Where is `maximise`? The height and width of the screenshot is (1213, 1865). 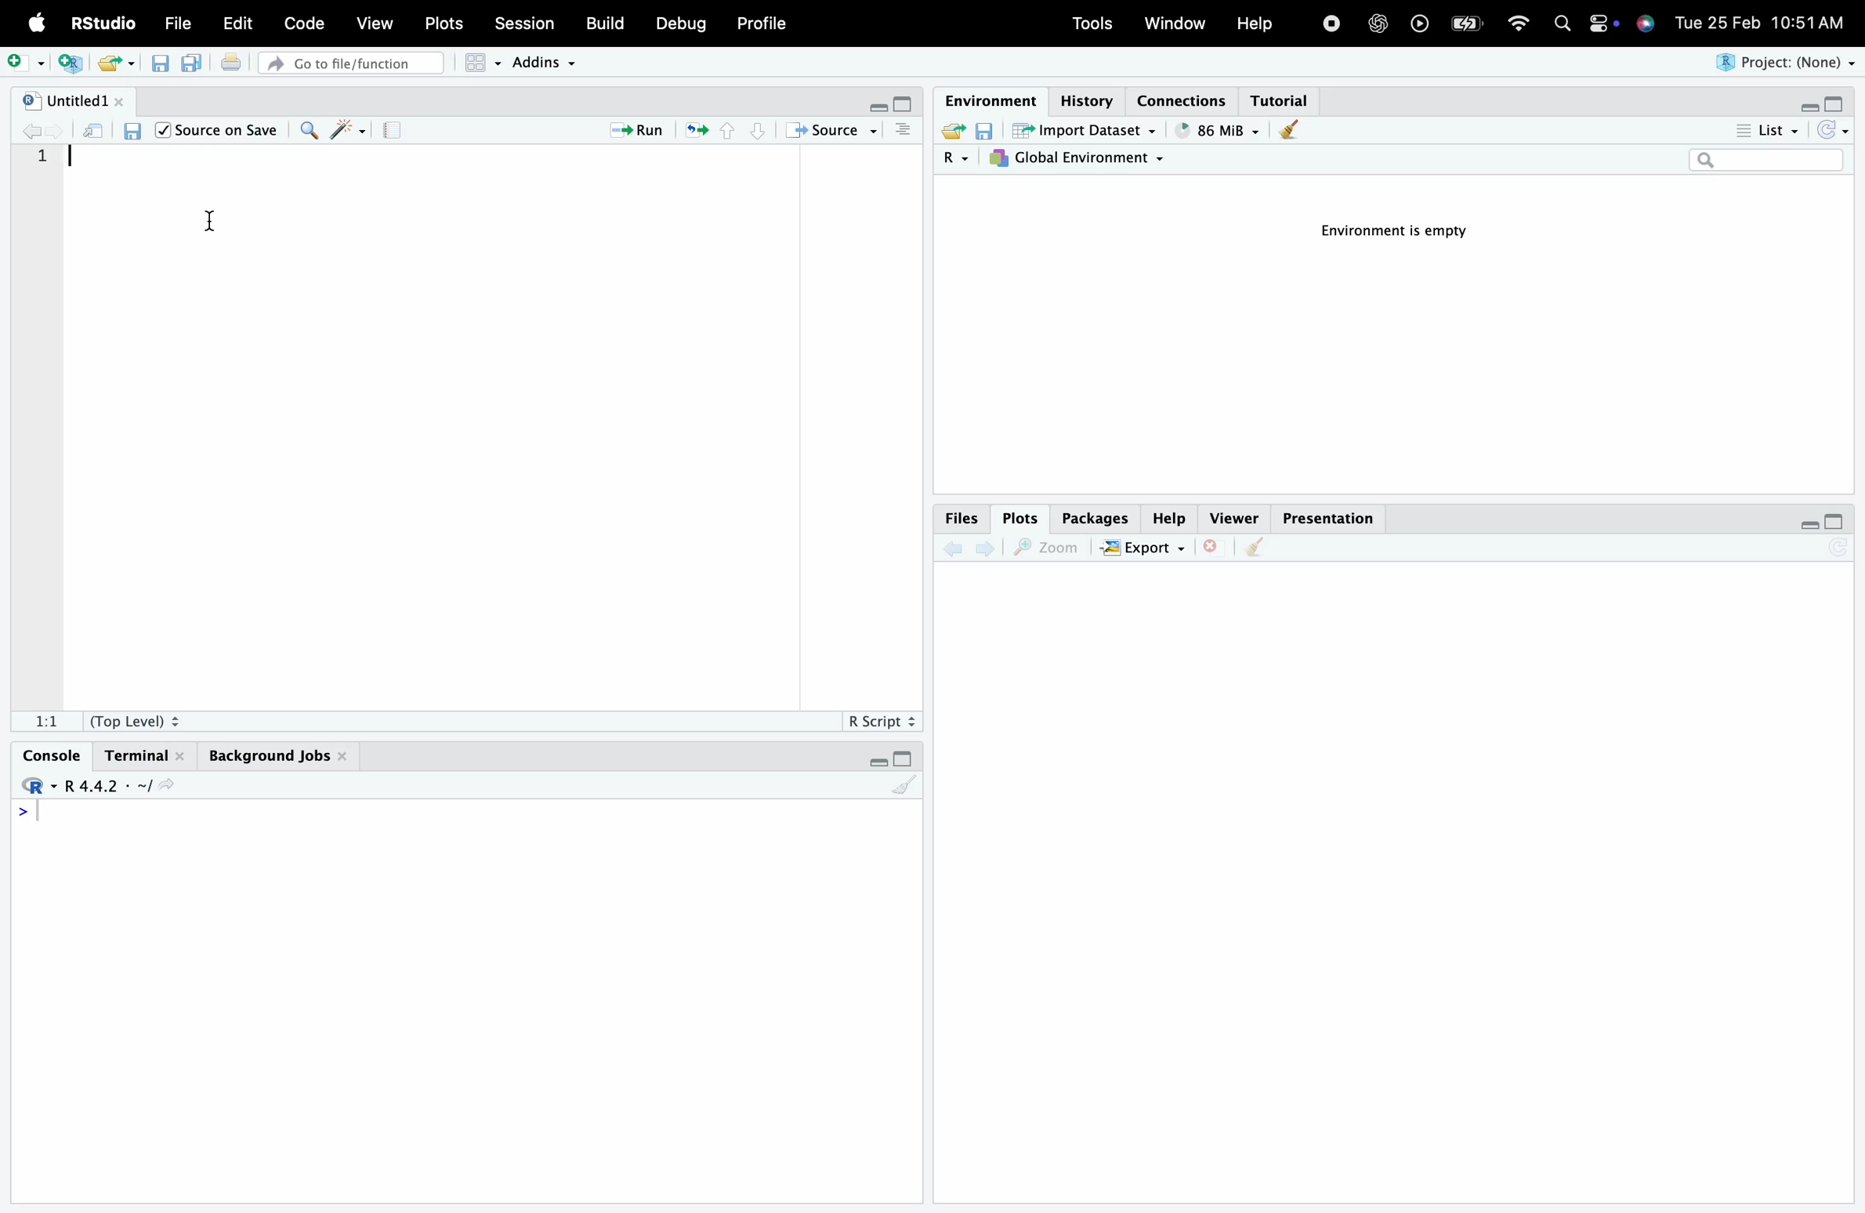
maximise is located at coordinates (905, 102).